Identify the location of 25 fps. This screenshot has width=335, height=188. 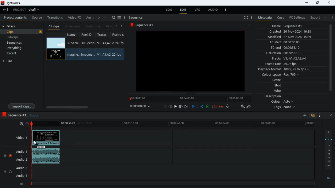
(118, 55).